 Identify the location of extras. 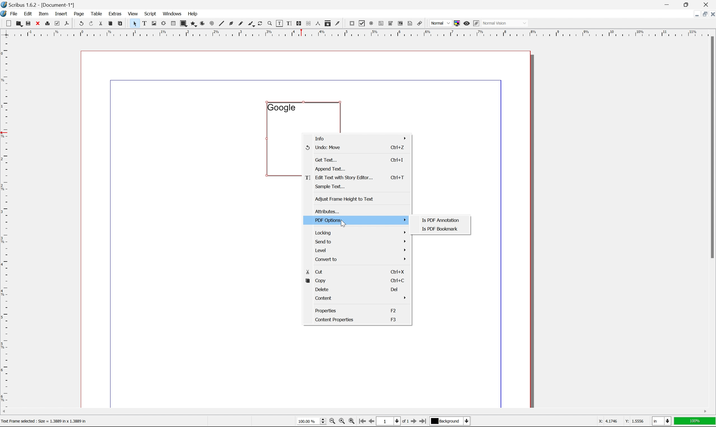
(116, 14).